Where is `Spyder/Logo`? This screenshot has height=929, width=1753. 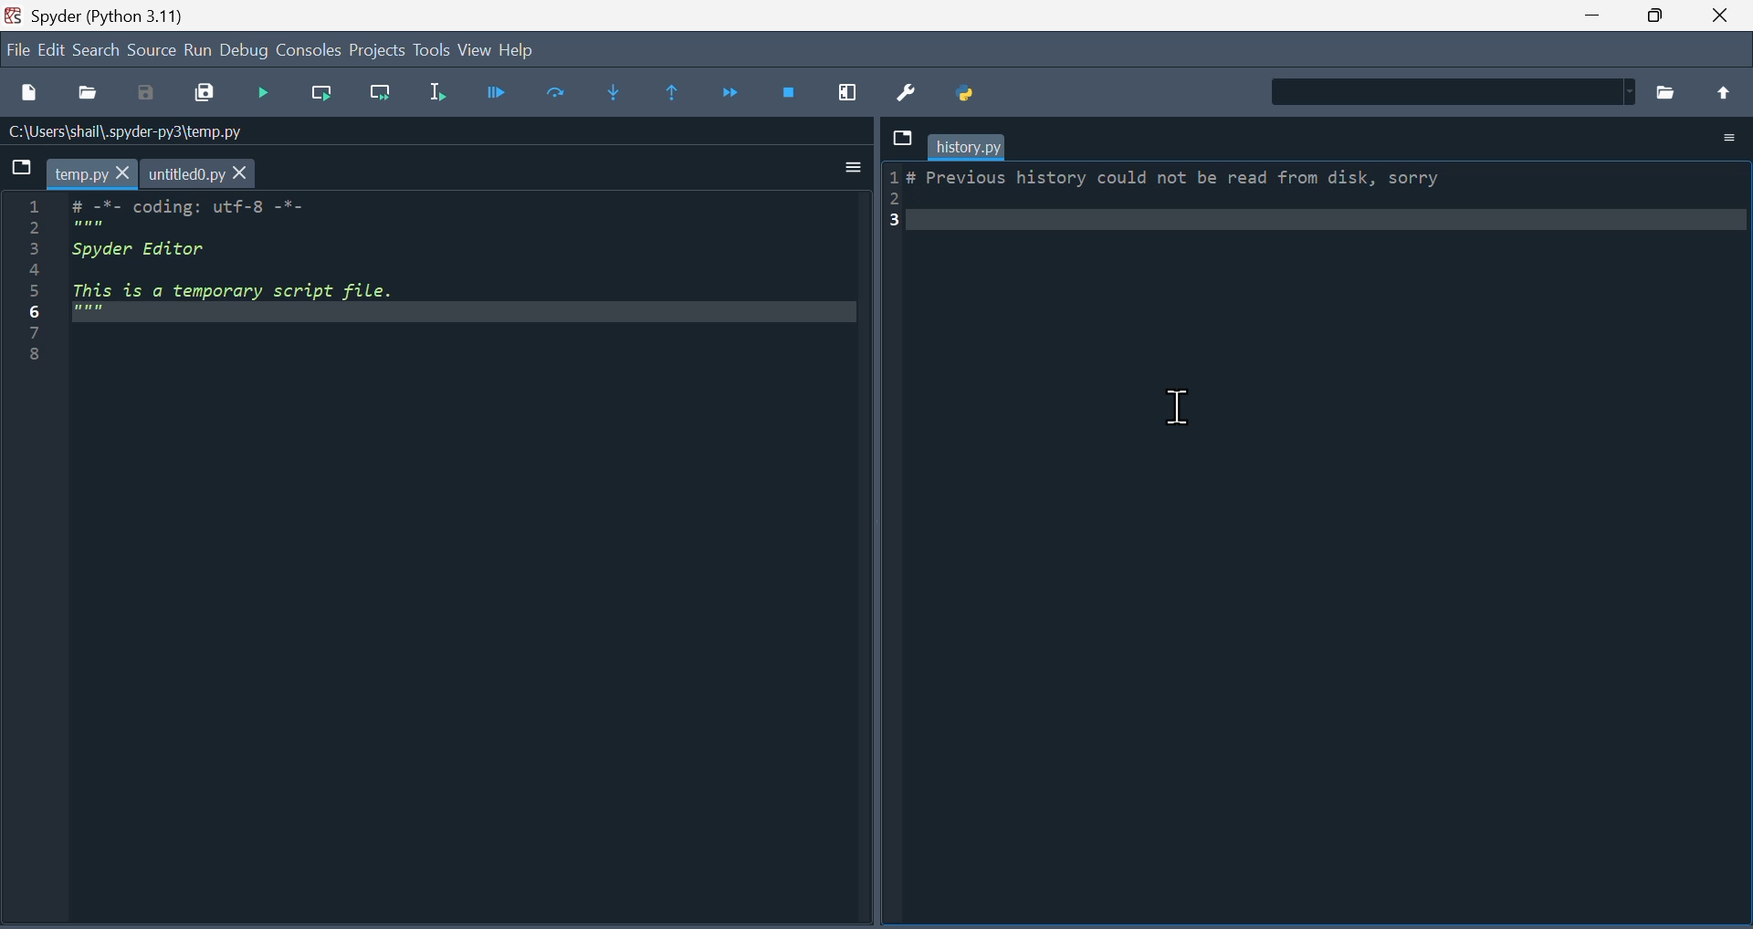 Spyder/Logo is located at coordinates (13, 16).